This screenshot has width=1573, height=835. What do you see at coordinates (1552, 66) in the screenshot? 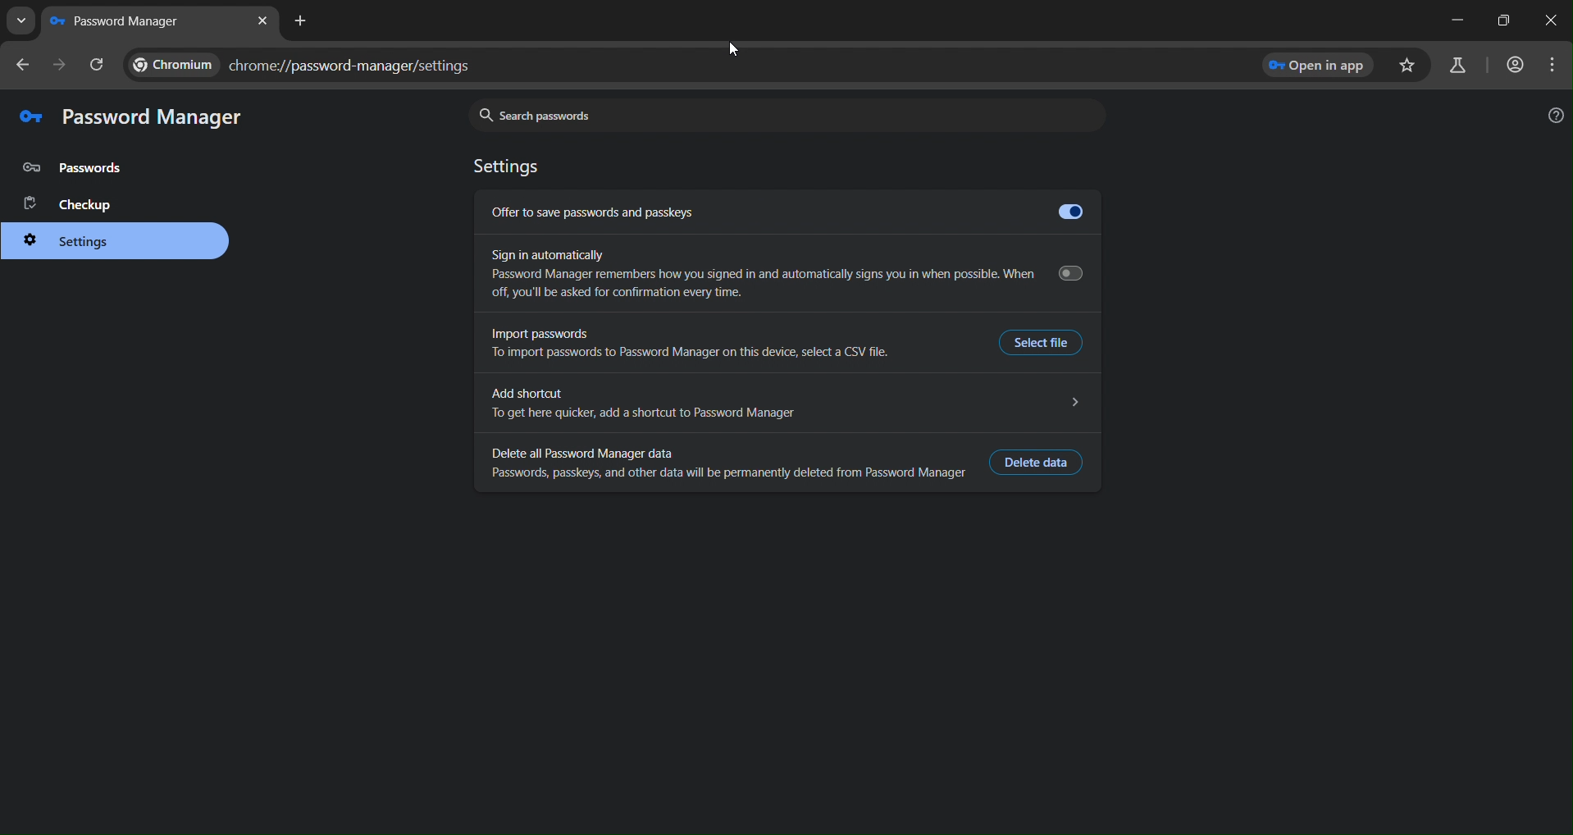
I see `menu` at bounding box center [1552, 66].